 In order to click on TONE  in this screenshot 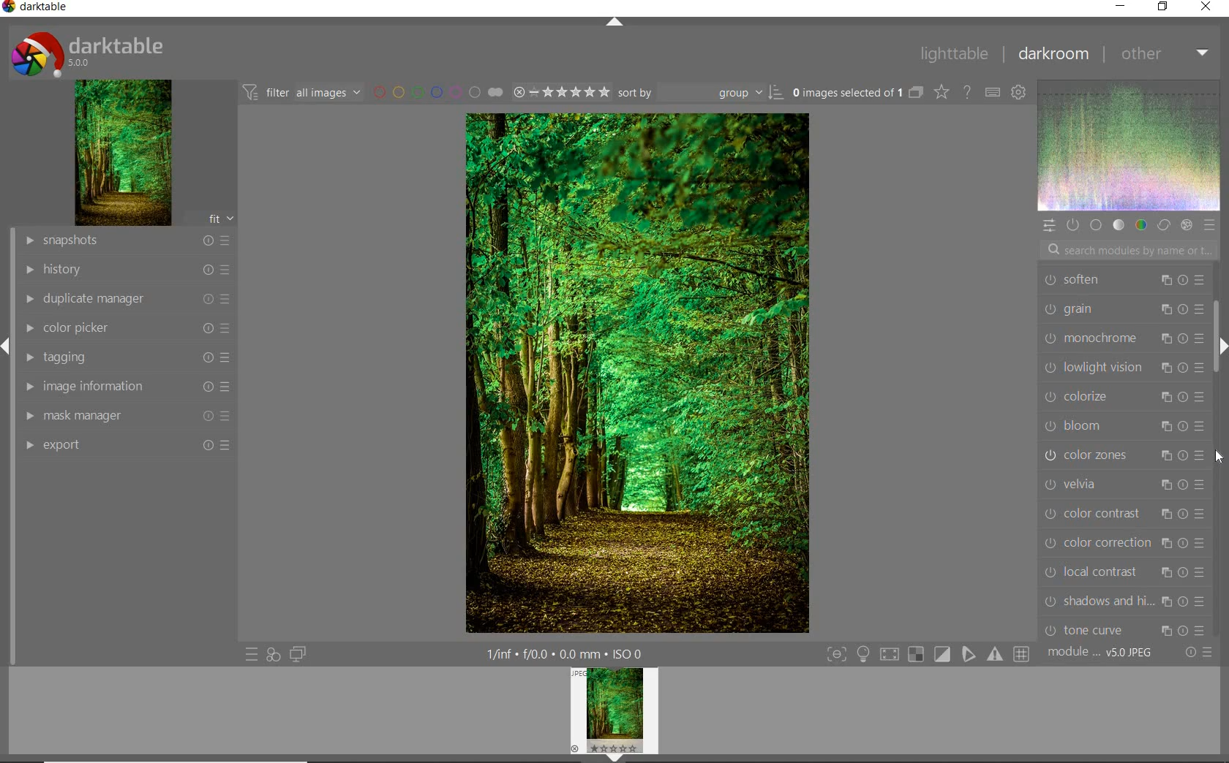, I will do `click(1118, 225)`.